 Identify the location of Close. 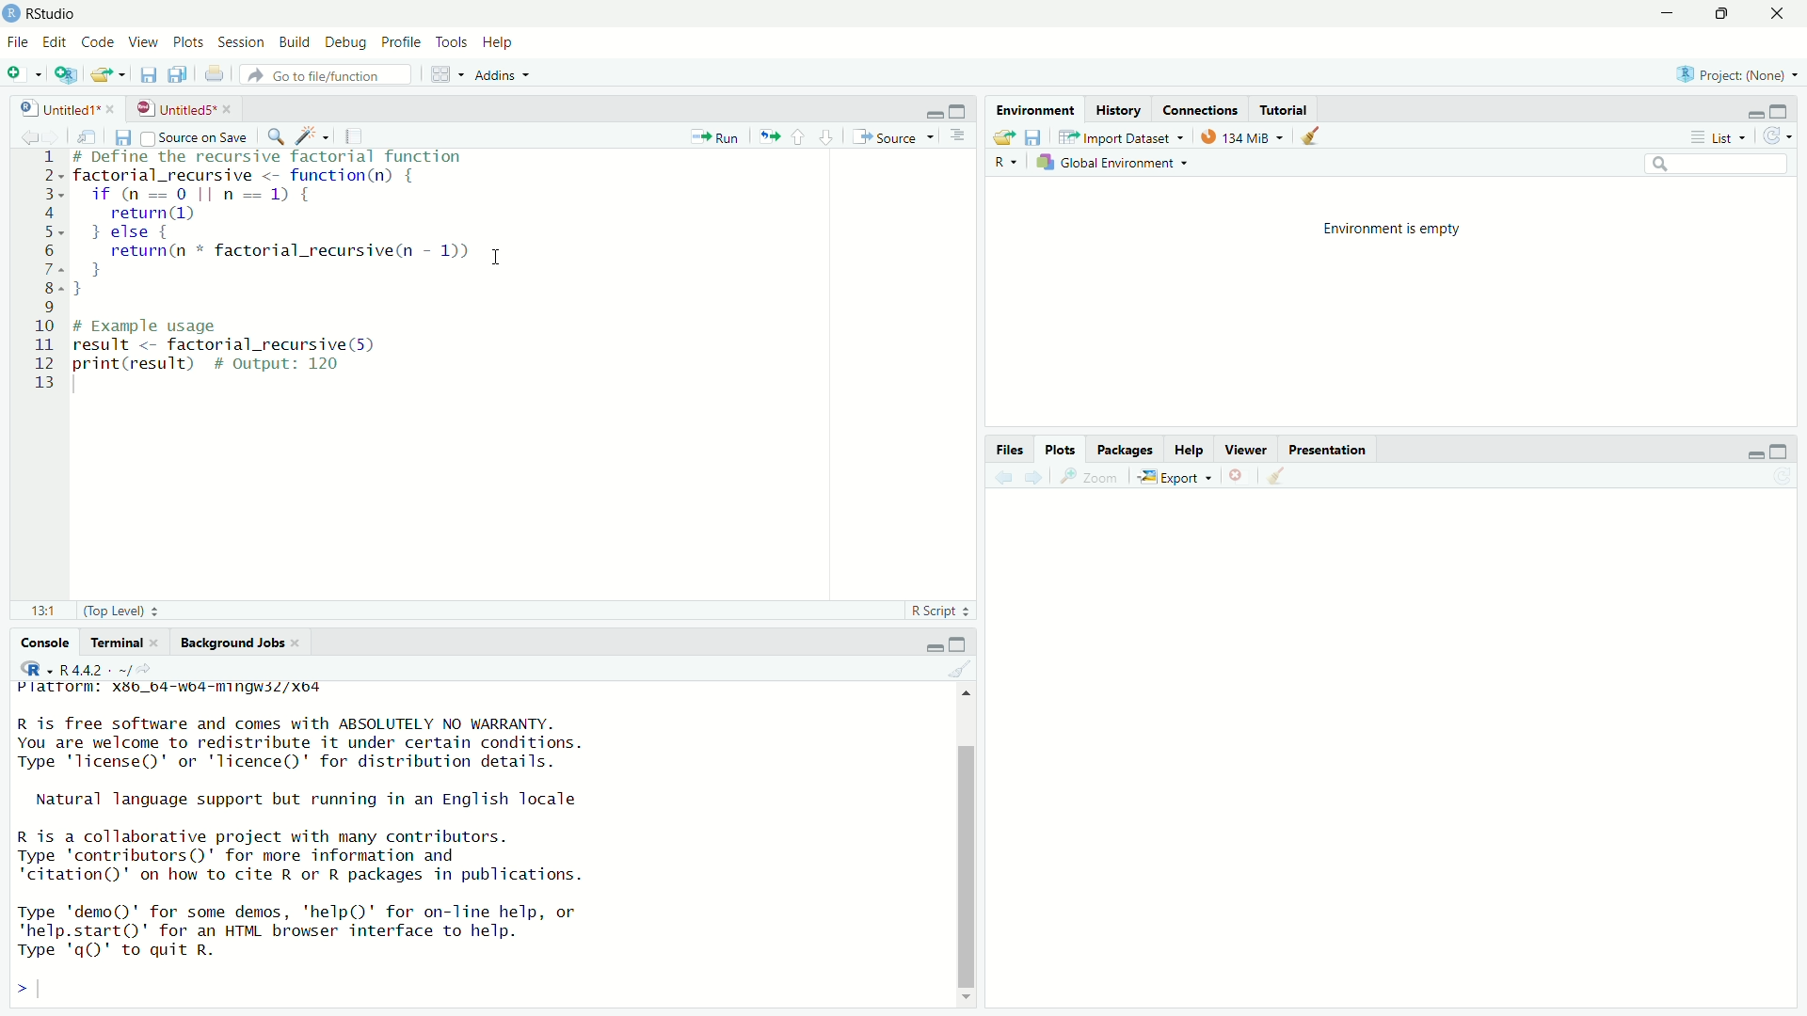
(1770, 16).